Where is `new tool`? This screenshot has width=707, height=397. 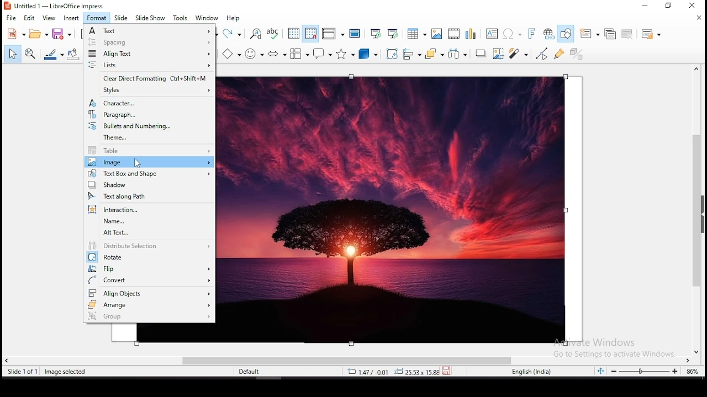 new tool is located at coordinates (15, 35).